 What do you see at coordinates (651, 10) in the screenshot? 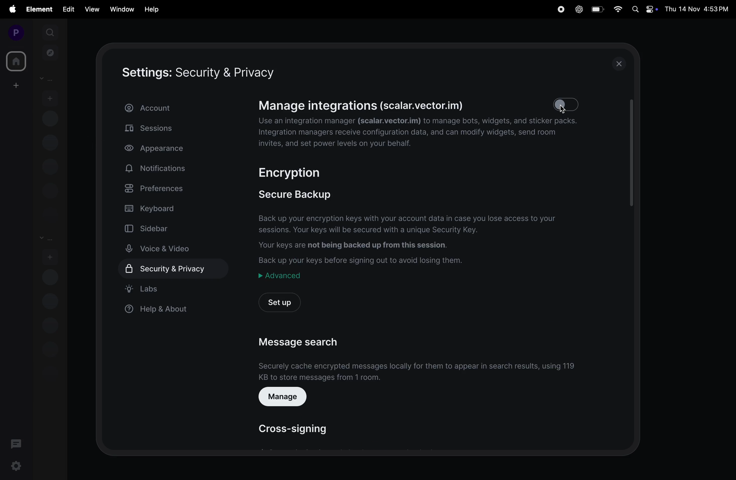
I see `apple widgets` at bounding box center [651, 10].